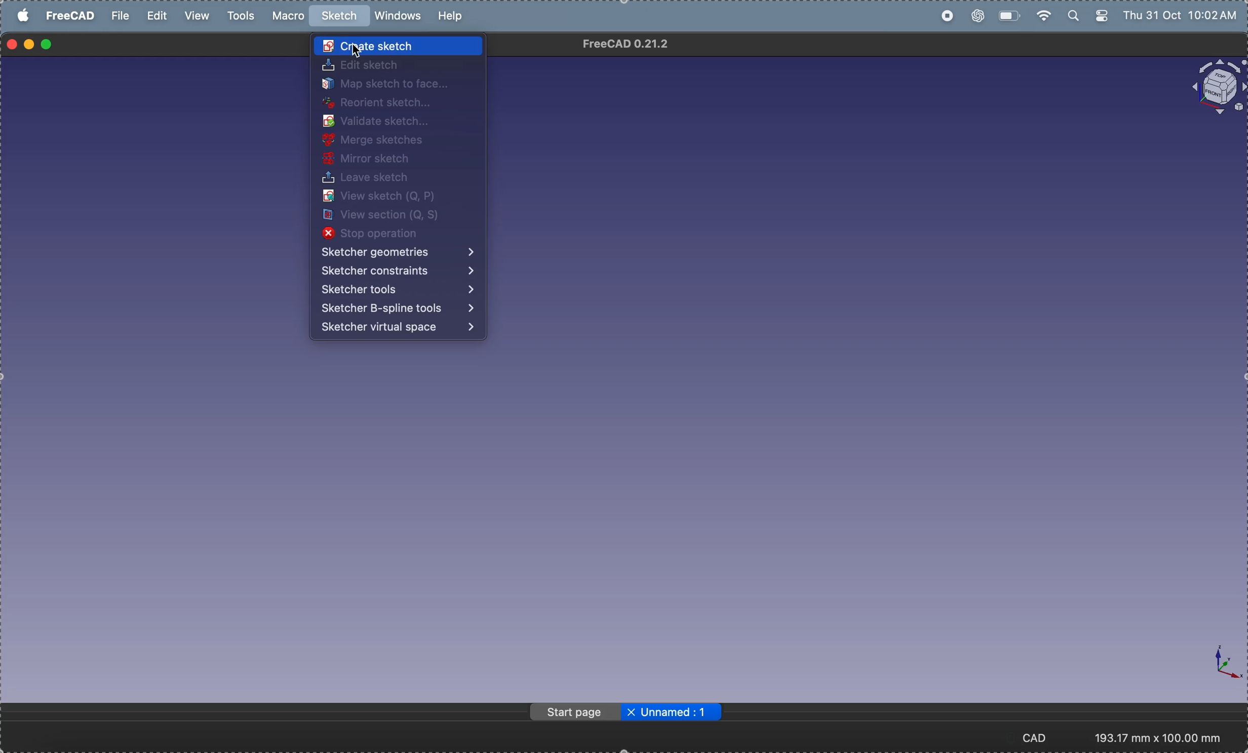  I want to click on validate sketch, so click(391, 121).